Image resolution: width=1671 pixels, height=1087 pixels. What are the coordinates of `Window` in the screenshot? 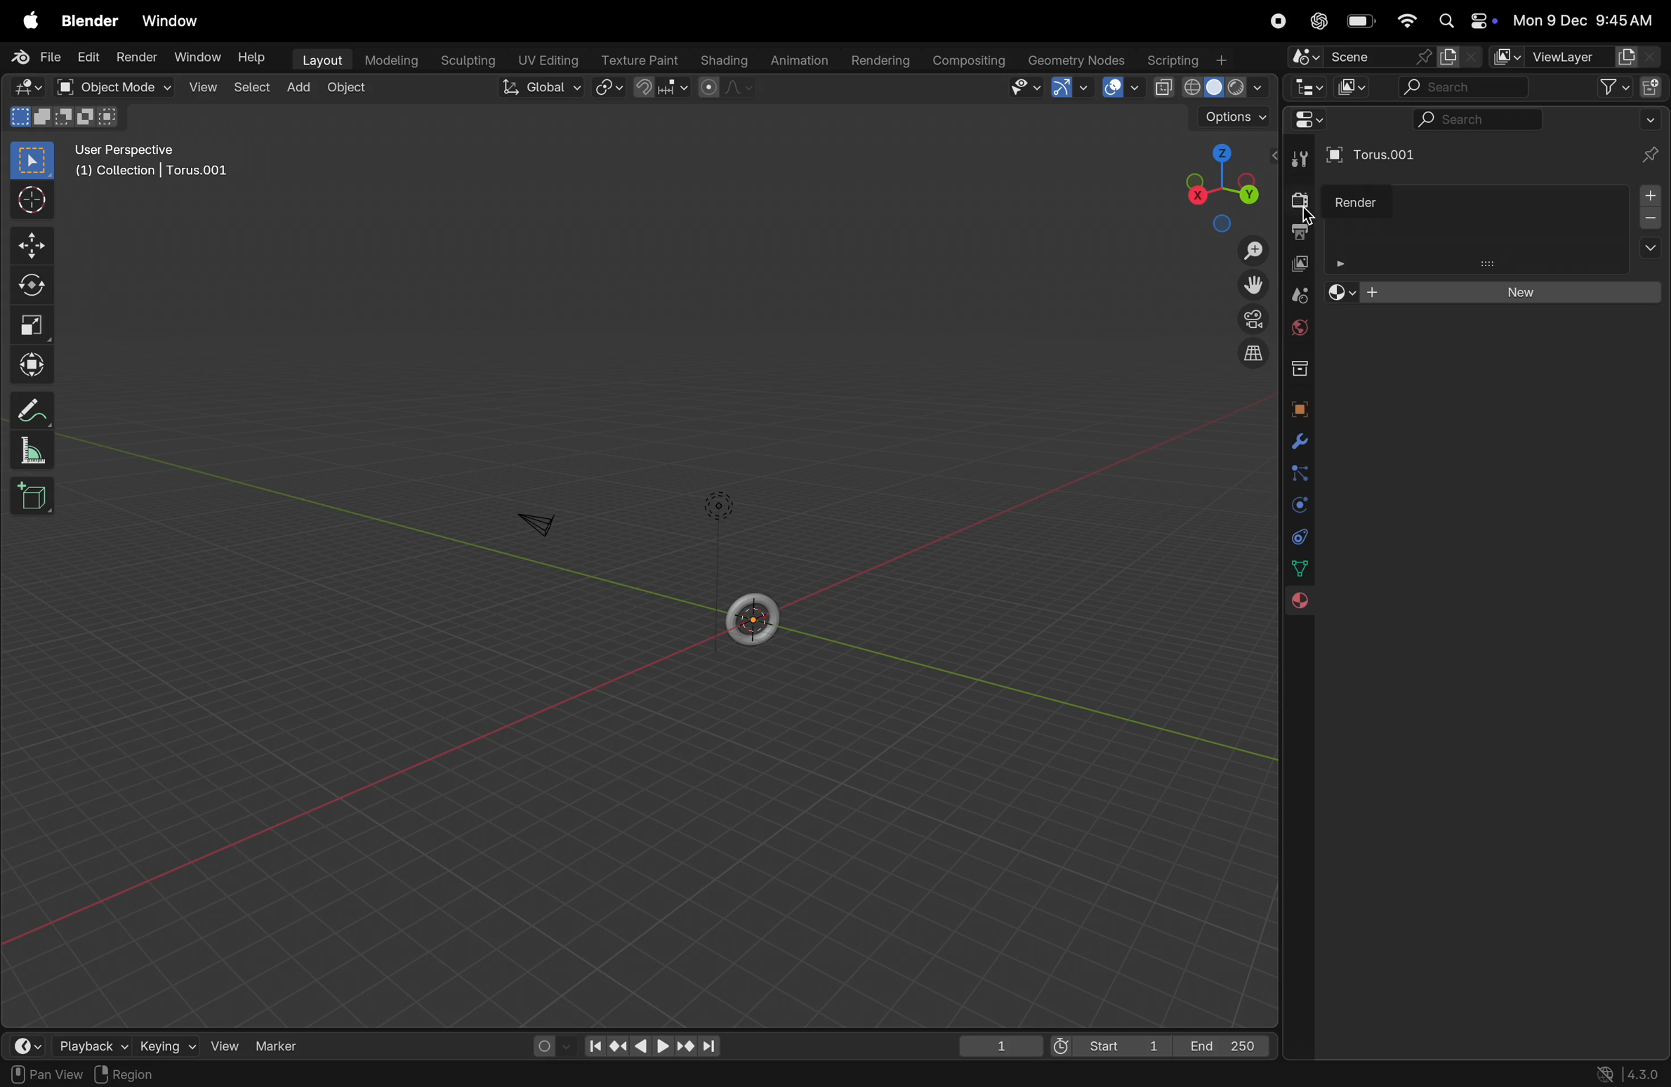 It's located at (175, 20).